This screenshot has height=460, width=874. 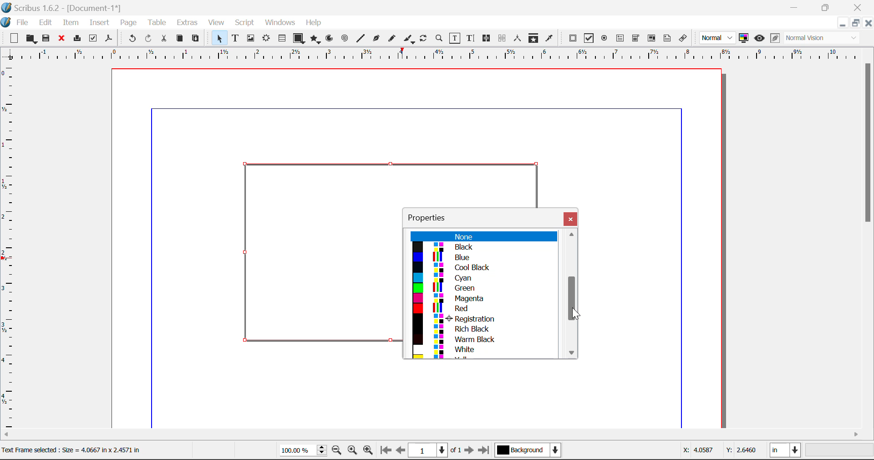 What do you see at coordinates (314, 23) in the screenshot?
I see `Help` at bounding box center [314, 23].